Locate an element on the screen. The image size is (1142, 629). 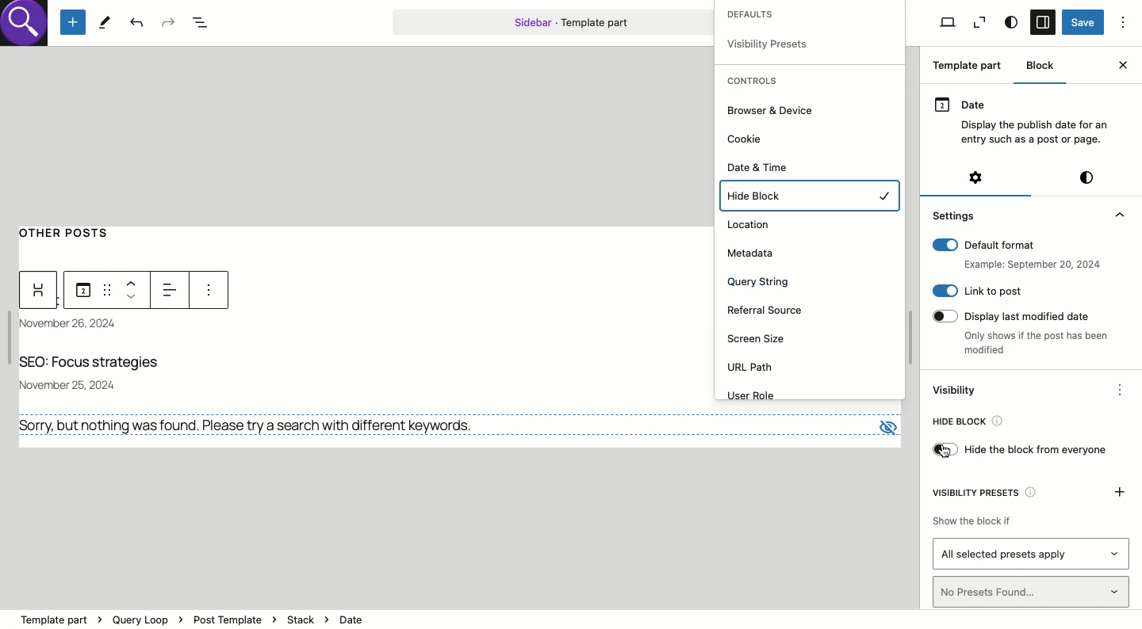
Style is located at coordinates (1086, 177).